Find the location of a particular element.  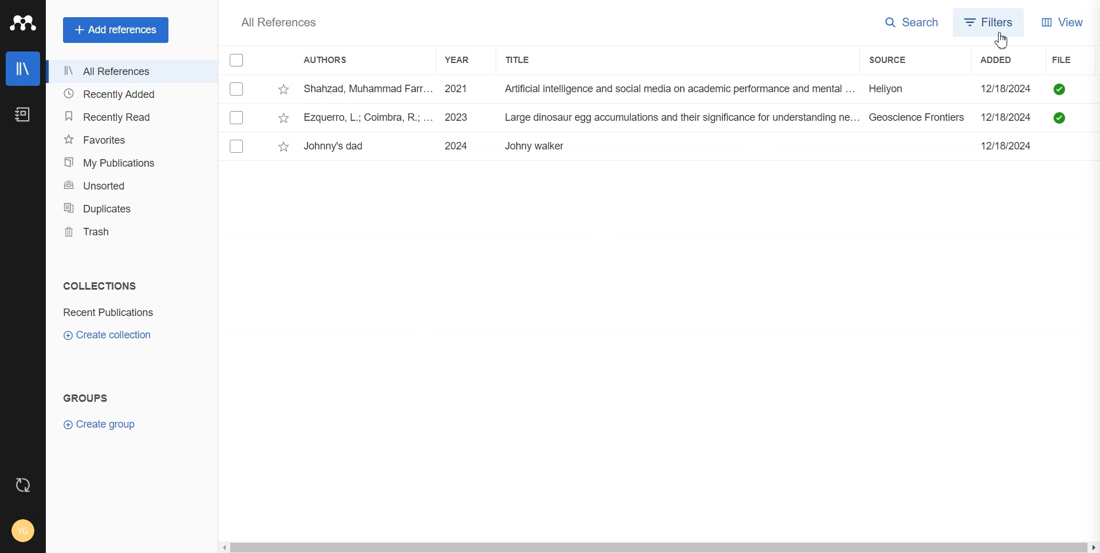

Ezquerro, L.; Coimbra, R.; ... 2023 Large dinosaur egg accumulations and their significance for understanding ne... Geoscience Frontiers ~~ 12/18/2024 is located at coordinates (671, 117).